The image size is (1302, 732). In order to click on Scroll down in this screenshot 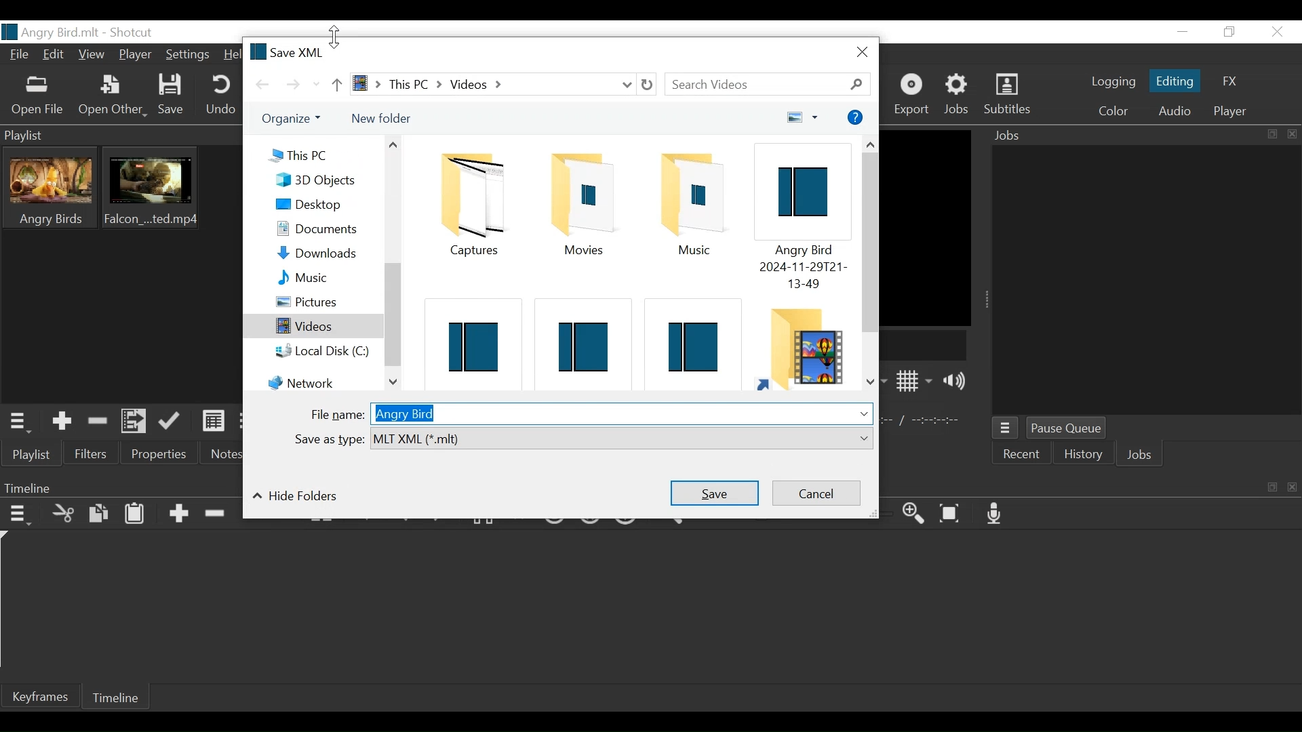, I will do `click(870, 383)`.